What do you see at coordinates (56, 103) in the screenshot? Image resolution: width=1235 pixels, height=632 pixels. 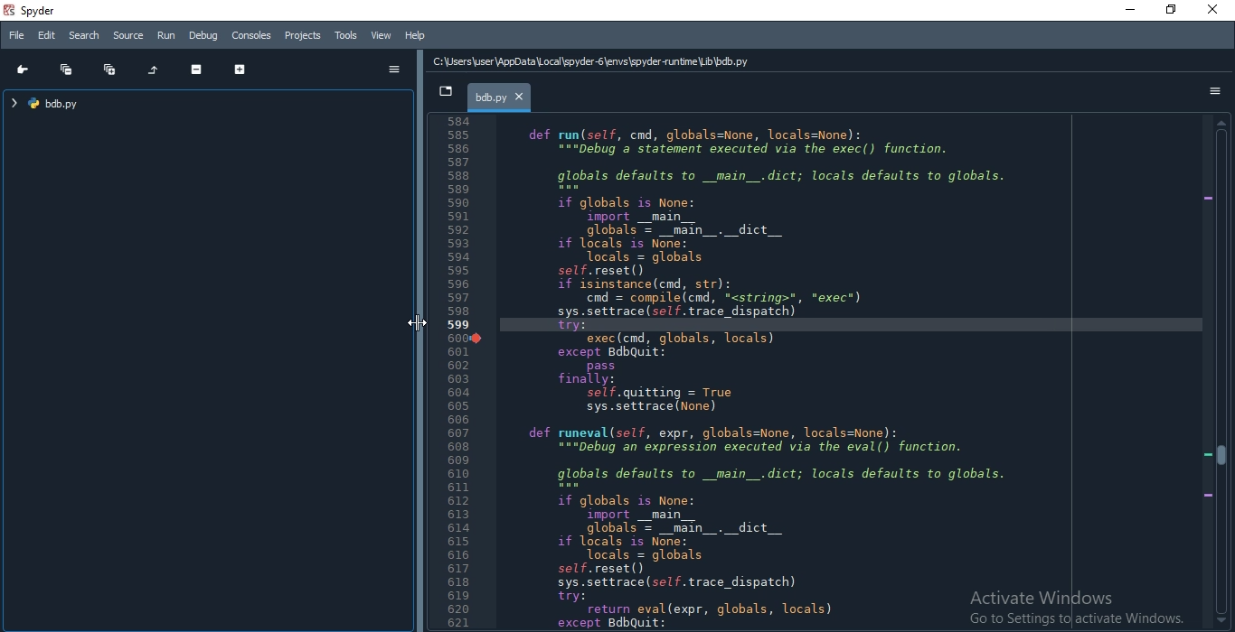 I see `file tree` at bounding box center [56, 103].